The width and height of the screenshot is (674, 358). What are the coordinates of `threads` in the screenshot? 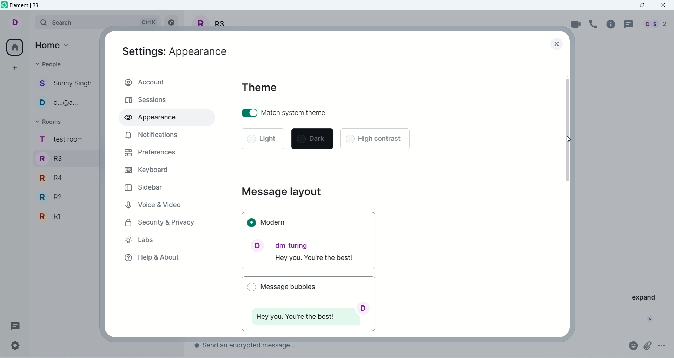 It's located at (15, 325).